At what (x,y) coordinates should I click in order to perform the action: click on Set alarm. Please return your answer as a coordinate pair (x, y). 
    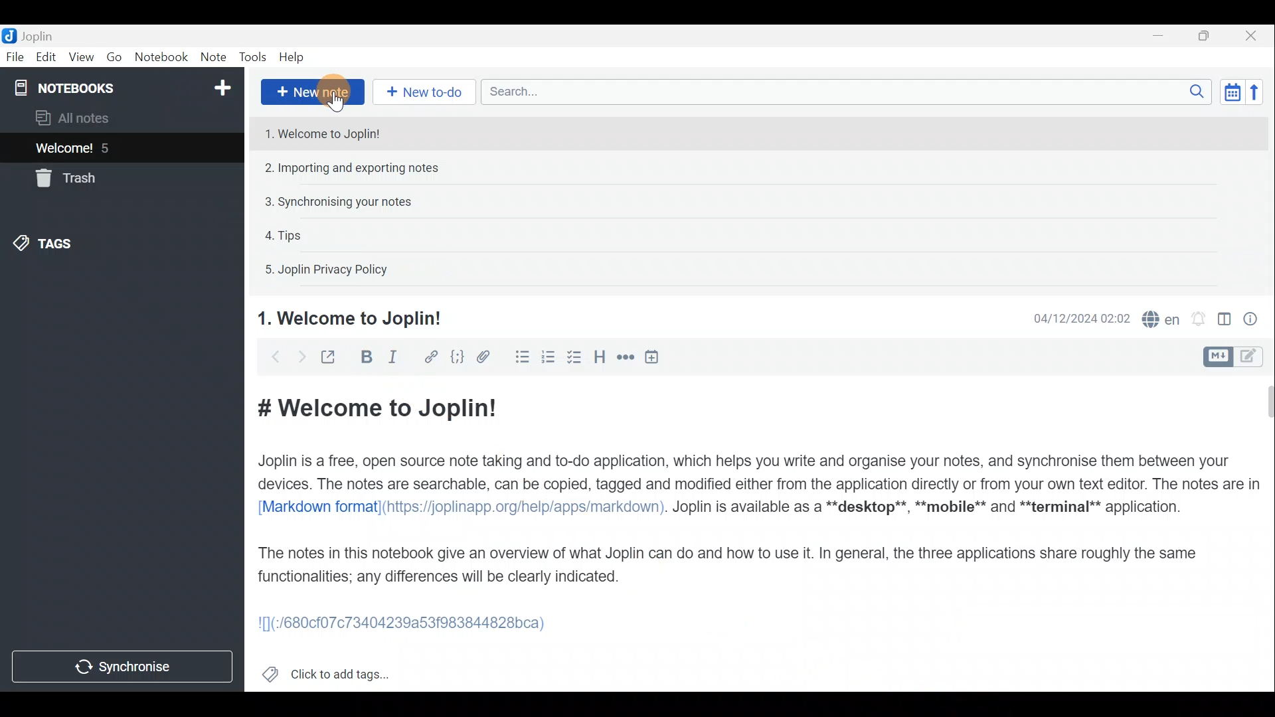
    Looking at the image, I should click on (1200, 319).